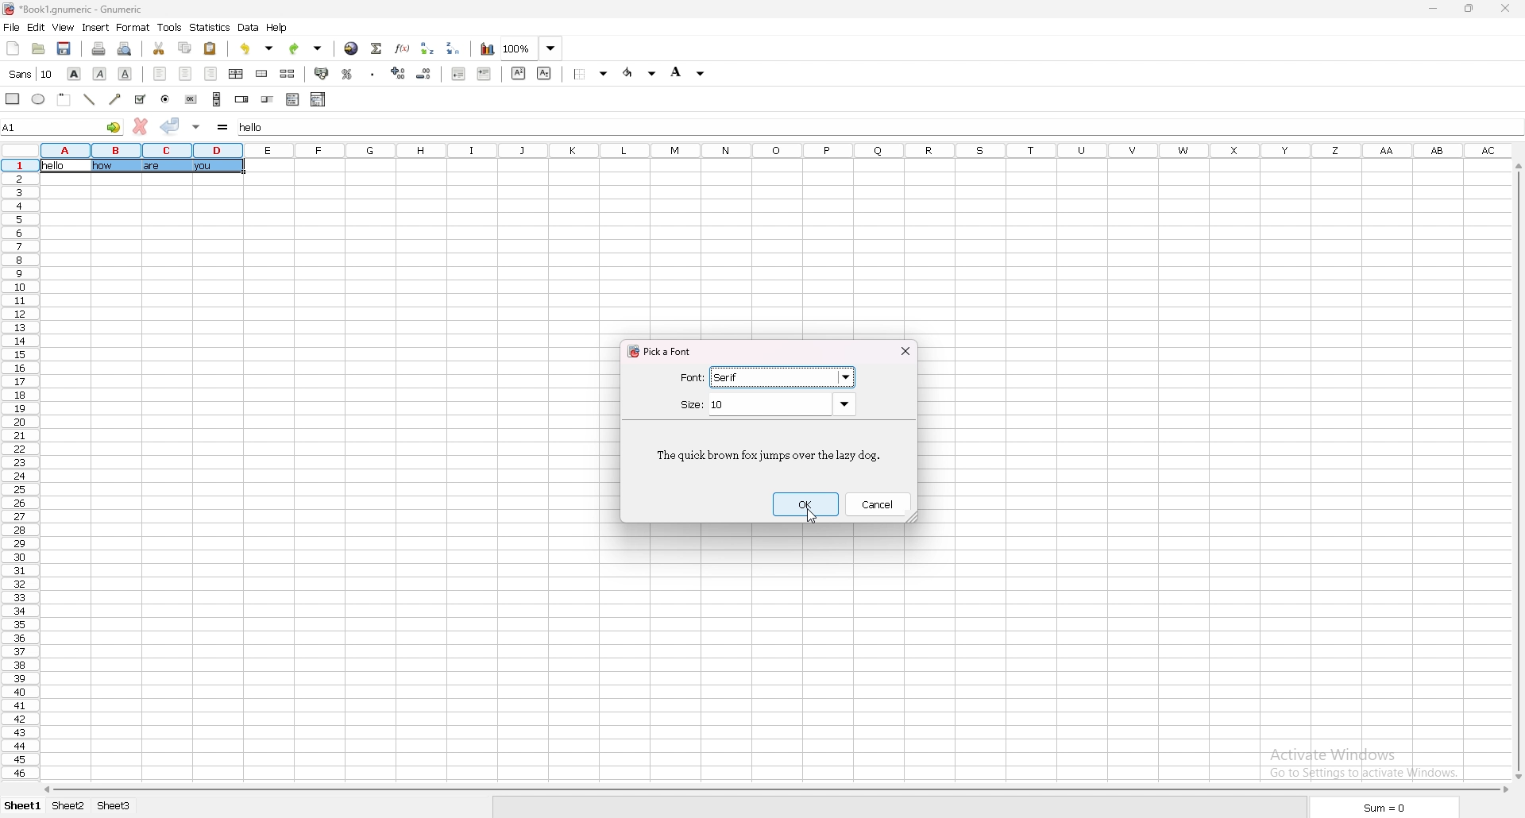 This screenshot has width=1525, height=818. Describe the element at coordinates (1380, 806) in the screenshot. I see `sum` at that location.